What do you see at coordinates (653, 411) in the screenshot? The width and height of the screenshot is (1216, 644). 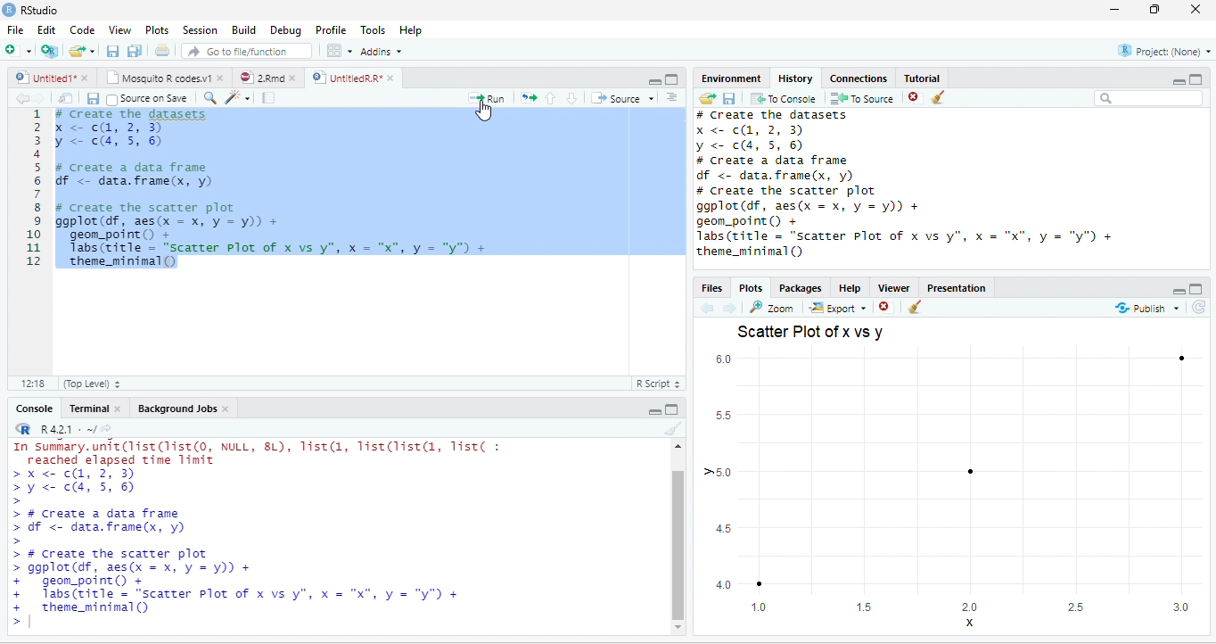 I see `Minimize` at bounding box center [653, 411].